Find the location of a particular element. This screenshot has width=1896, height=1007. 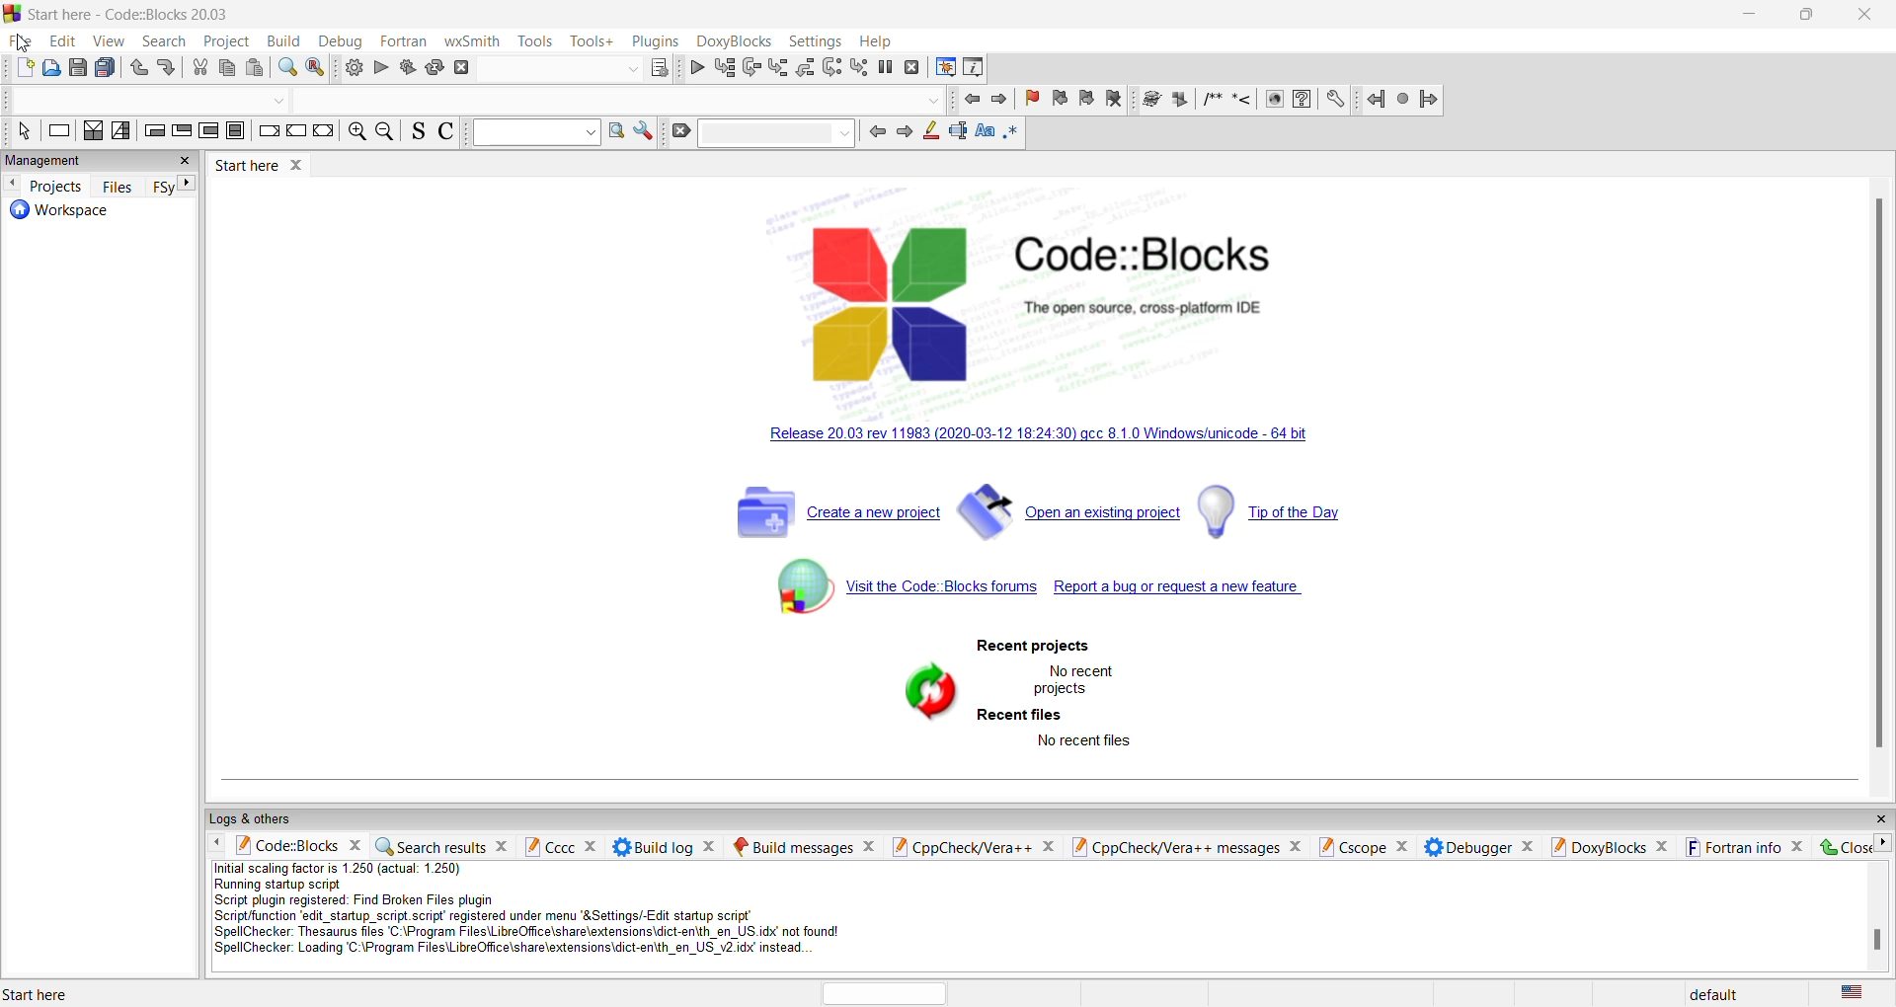

move left is located at coordinates (218, 844).